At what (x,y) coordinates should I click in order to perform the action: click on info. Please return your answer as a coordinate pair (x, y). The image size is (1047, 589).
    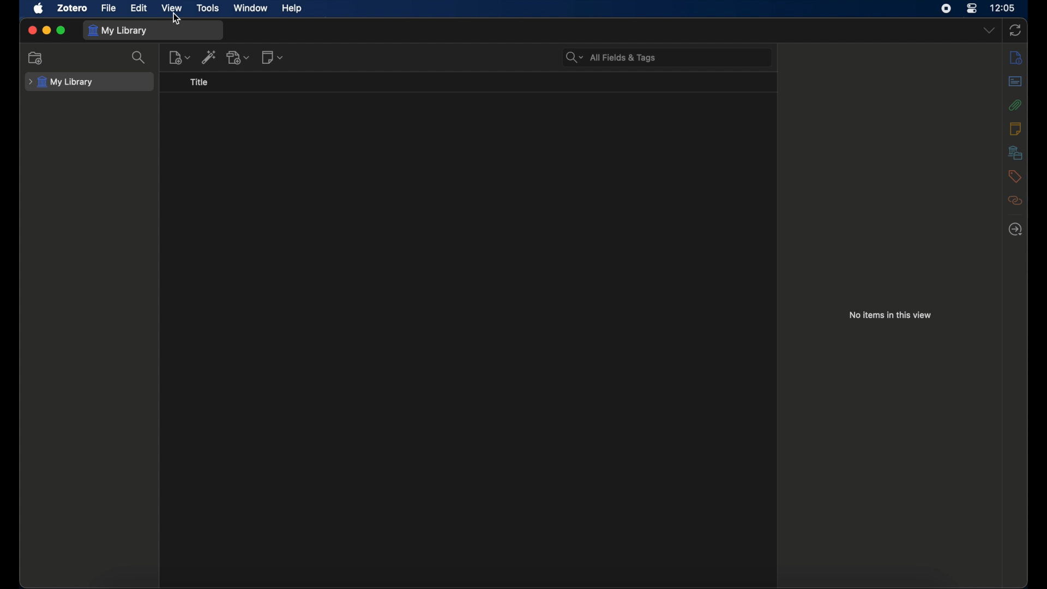
    Looking at the image, I should click on (1015, 57).